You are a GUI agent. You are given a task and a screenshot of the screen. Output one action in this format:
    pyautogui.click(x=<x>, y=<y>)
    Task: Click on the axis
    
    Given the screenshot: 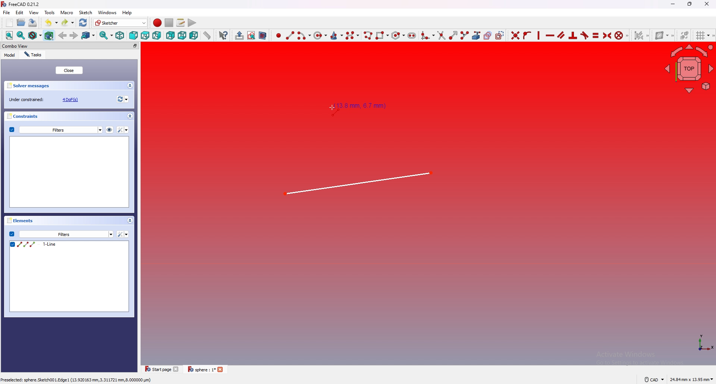 What is the action you would take?
    pyautogui.click(x=702, y=342)
    